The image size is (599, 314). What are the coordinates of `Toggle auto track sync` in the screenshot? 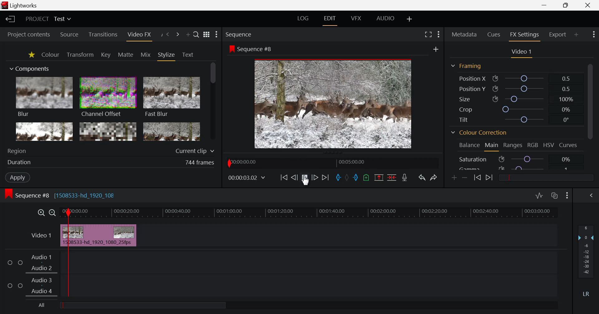 It's located at (555, 196).